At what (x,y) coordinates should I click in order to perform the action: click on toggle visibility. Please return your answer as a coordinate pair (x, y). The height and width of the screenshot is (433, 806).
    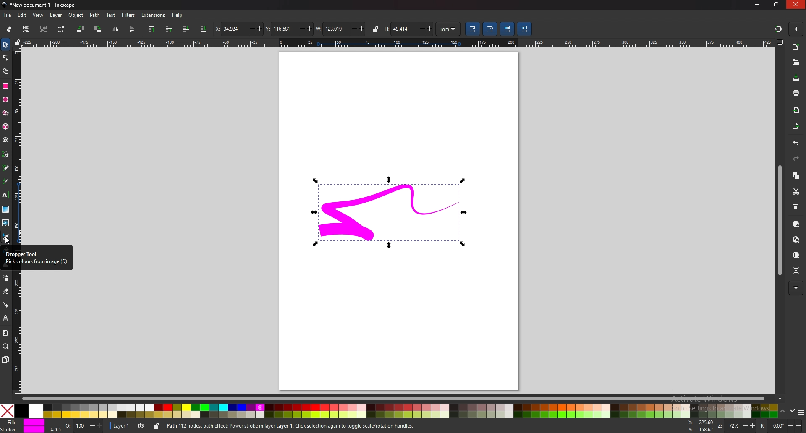
    Looking at the image, I should click on (141, 426).